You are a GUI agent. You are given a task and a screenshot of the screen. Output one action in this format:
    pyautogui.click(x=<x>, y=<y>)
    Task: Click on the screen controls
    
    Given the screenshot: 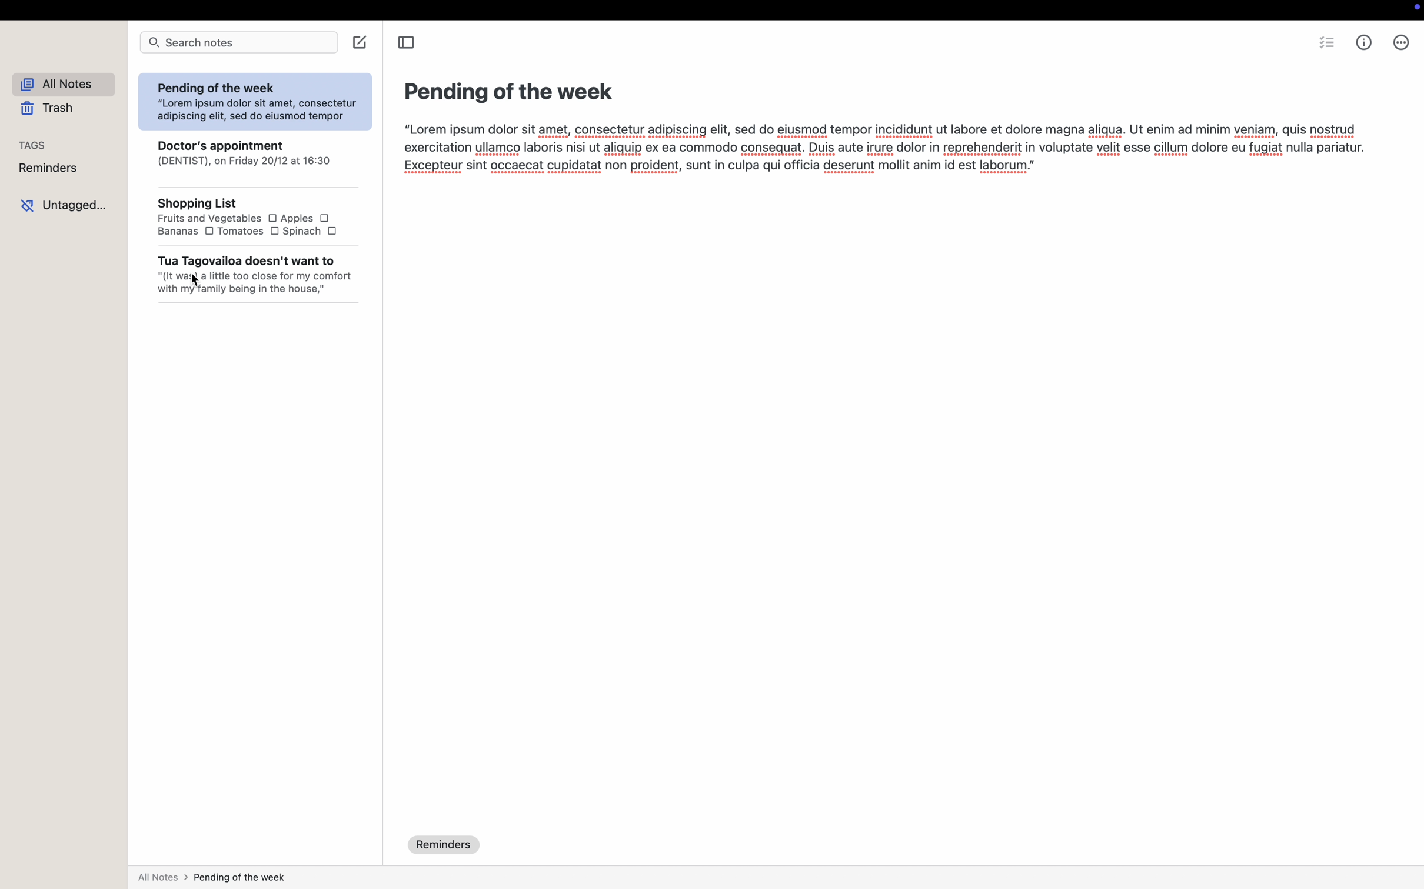 What is the action you would take?
    pyautogui.click(x=1414, y=9)
    